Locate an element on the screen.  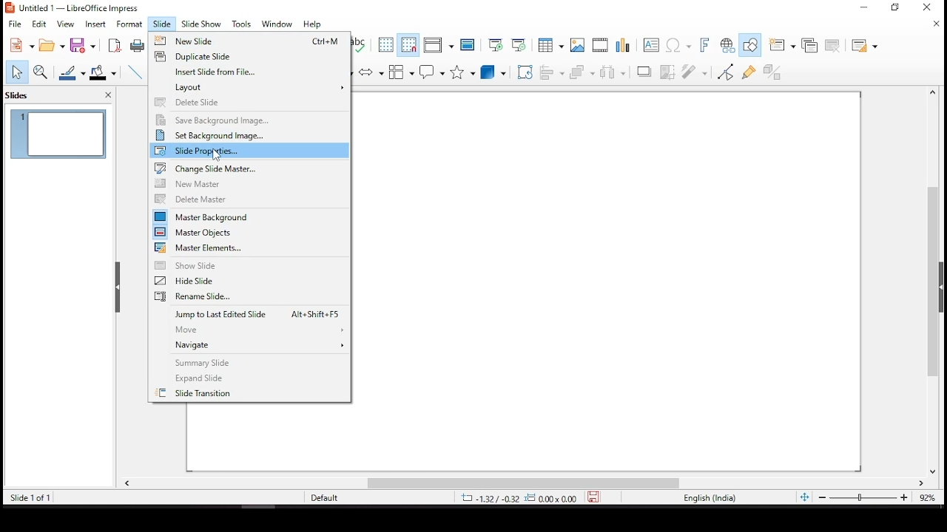
delete slide is located at coordinates (831, 44).